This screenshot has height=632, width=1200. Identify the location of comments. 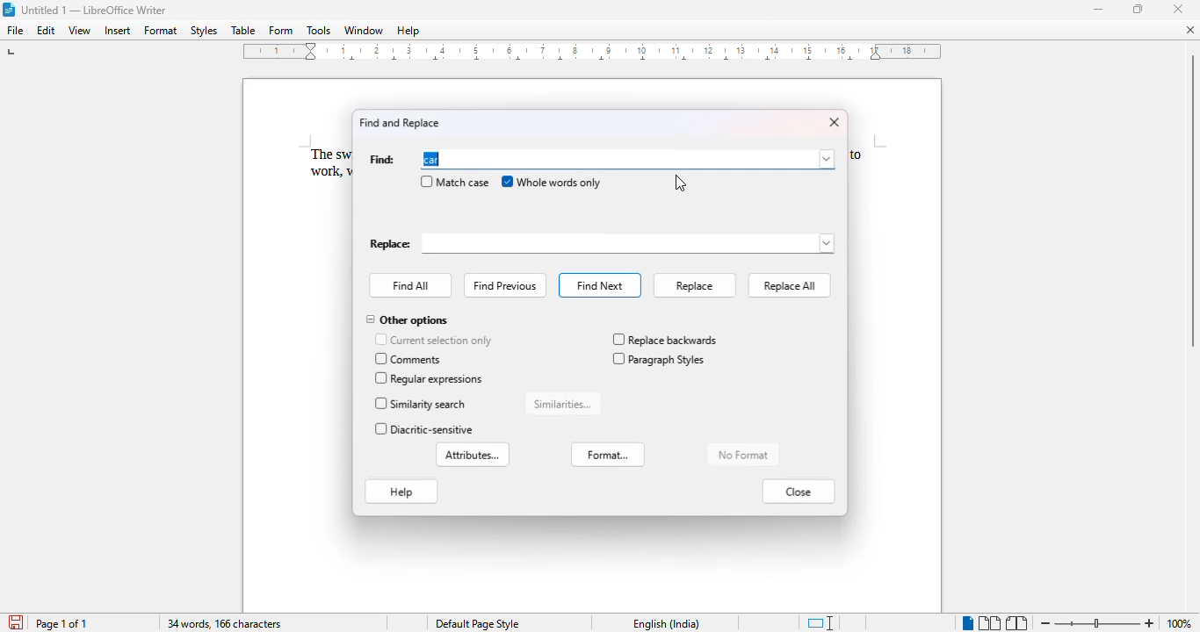
(410, 359).